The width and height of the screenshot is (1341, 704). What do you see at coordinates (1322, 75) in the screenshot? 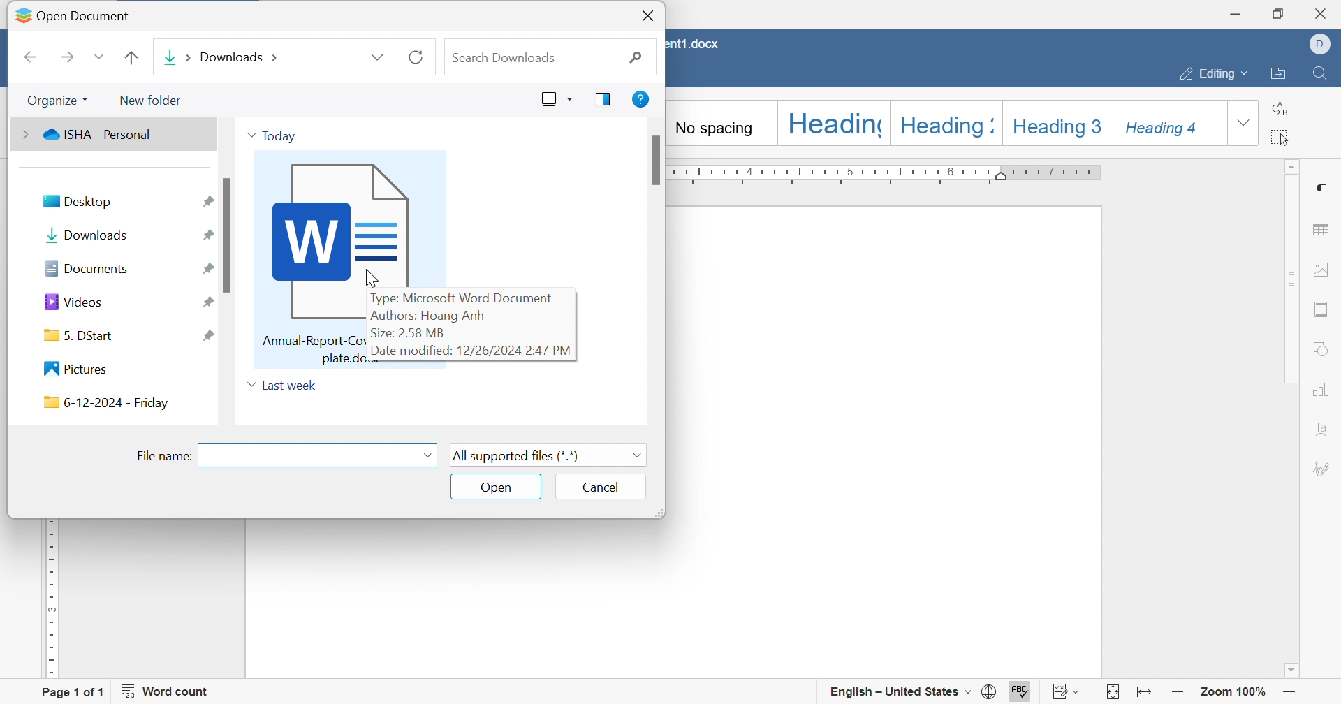
I see `find` at bounding box center [1322, 75].